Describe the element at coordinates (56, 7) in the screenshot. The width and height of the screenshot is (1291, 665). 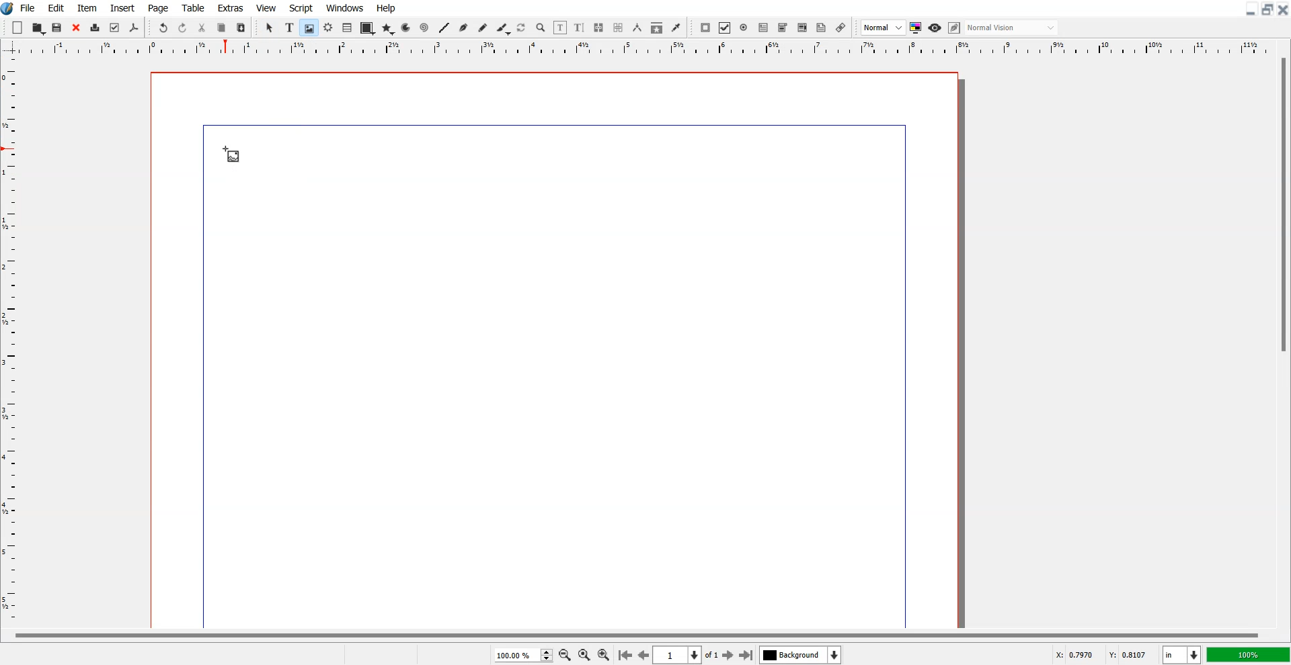
I see `Edit` at that location.